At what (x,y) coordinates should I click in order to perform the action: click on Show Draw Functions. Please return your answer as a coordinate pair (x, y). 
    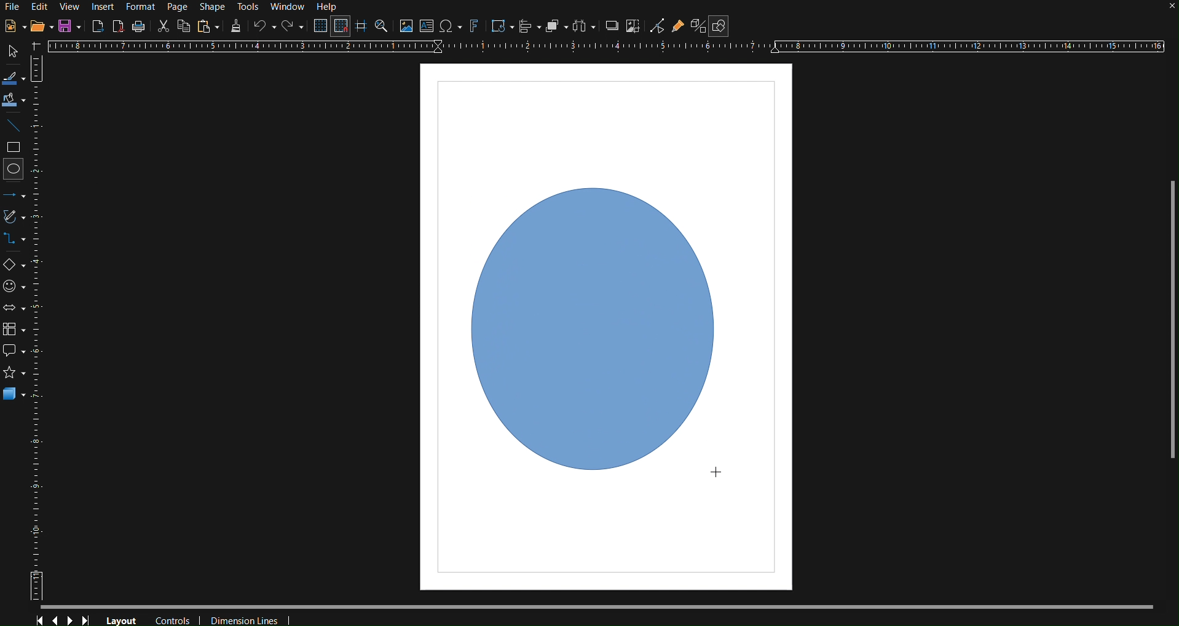
    Looking at the image, I should click on (718, 26).